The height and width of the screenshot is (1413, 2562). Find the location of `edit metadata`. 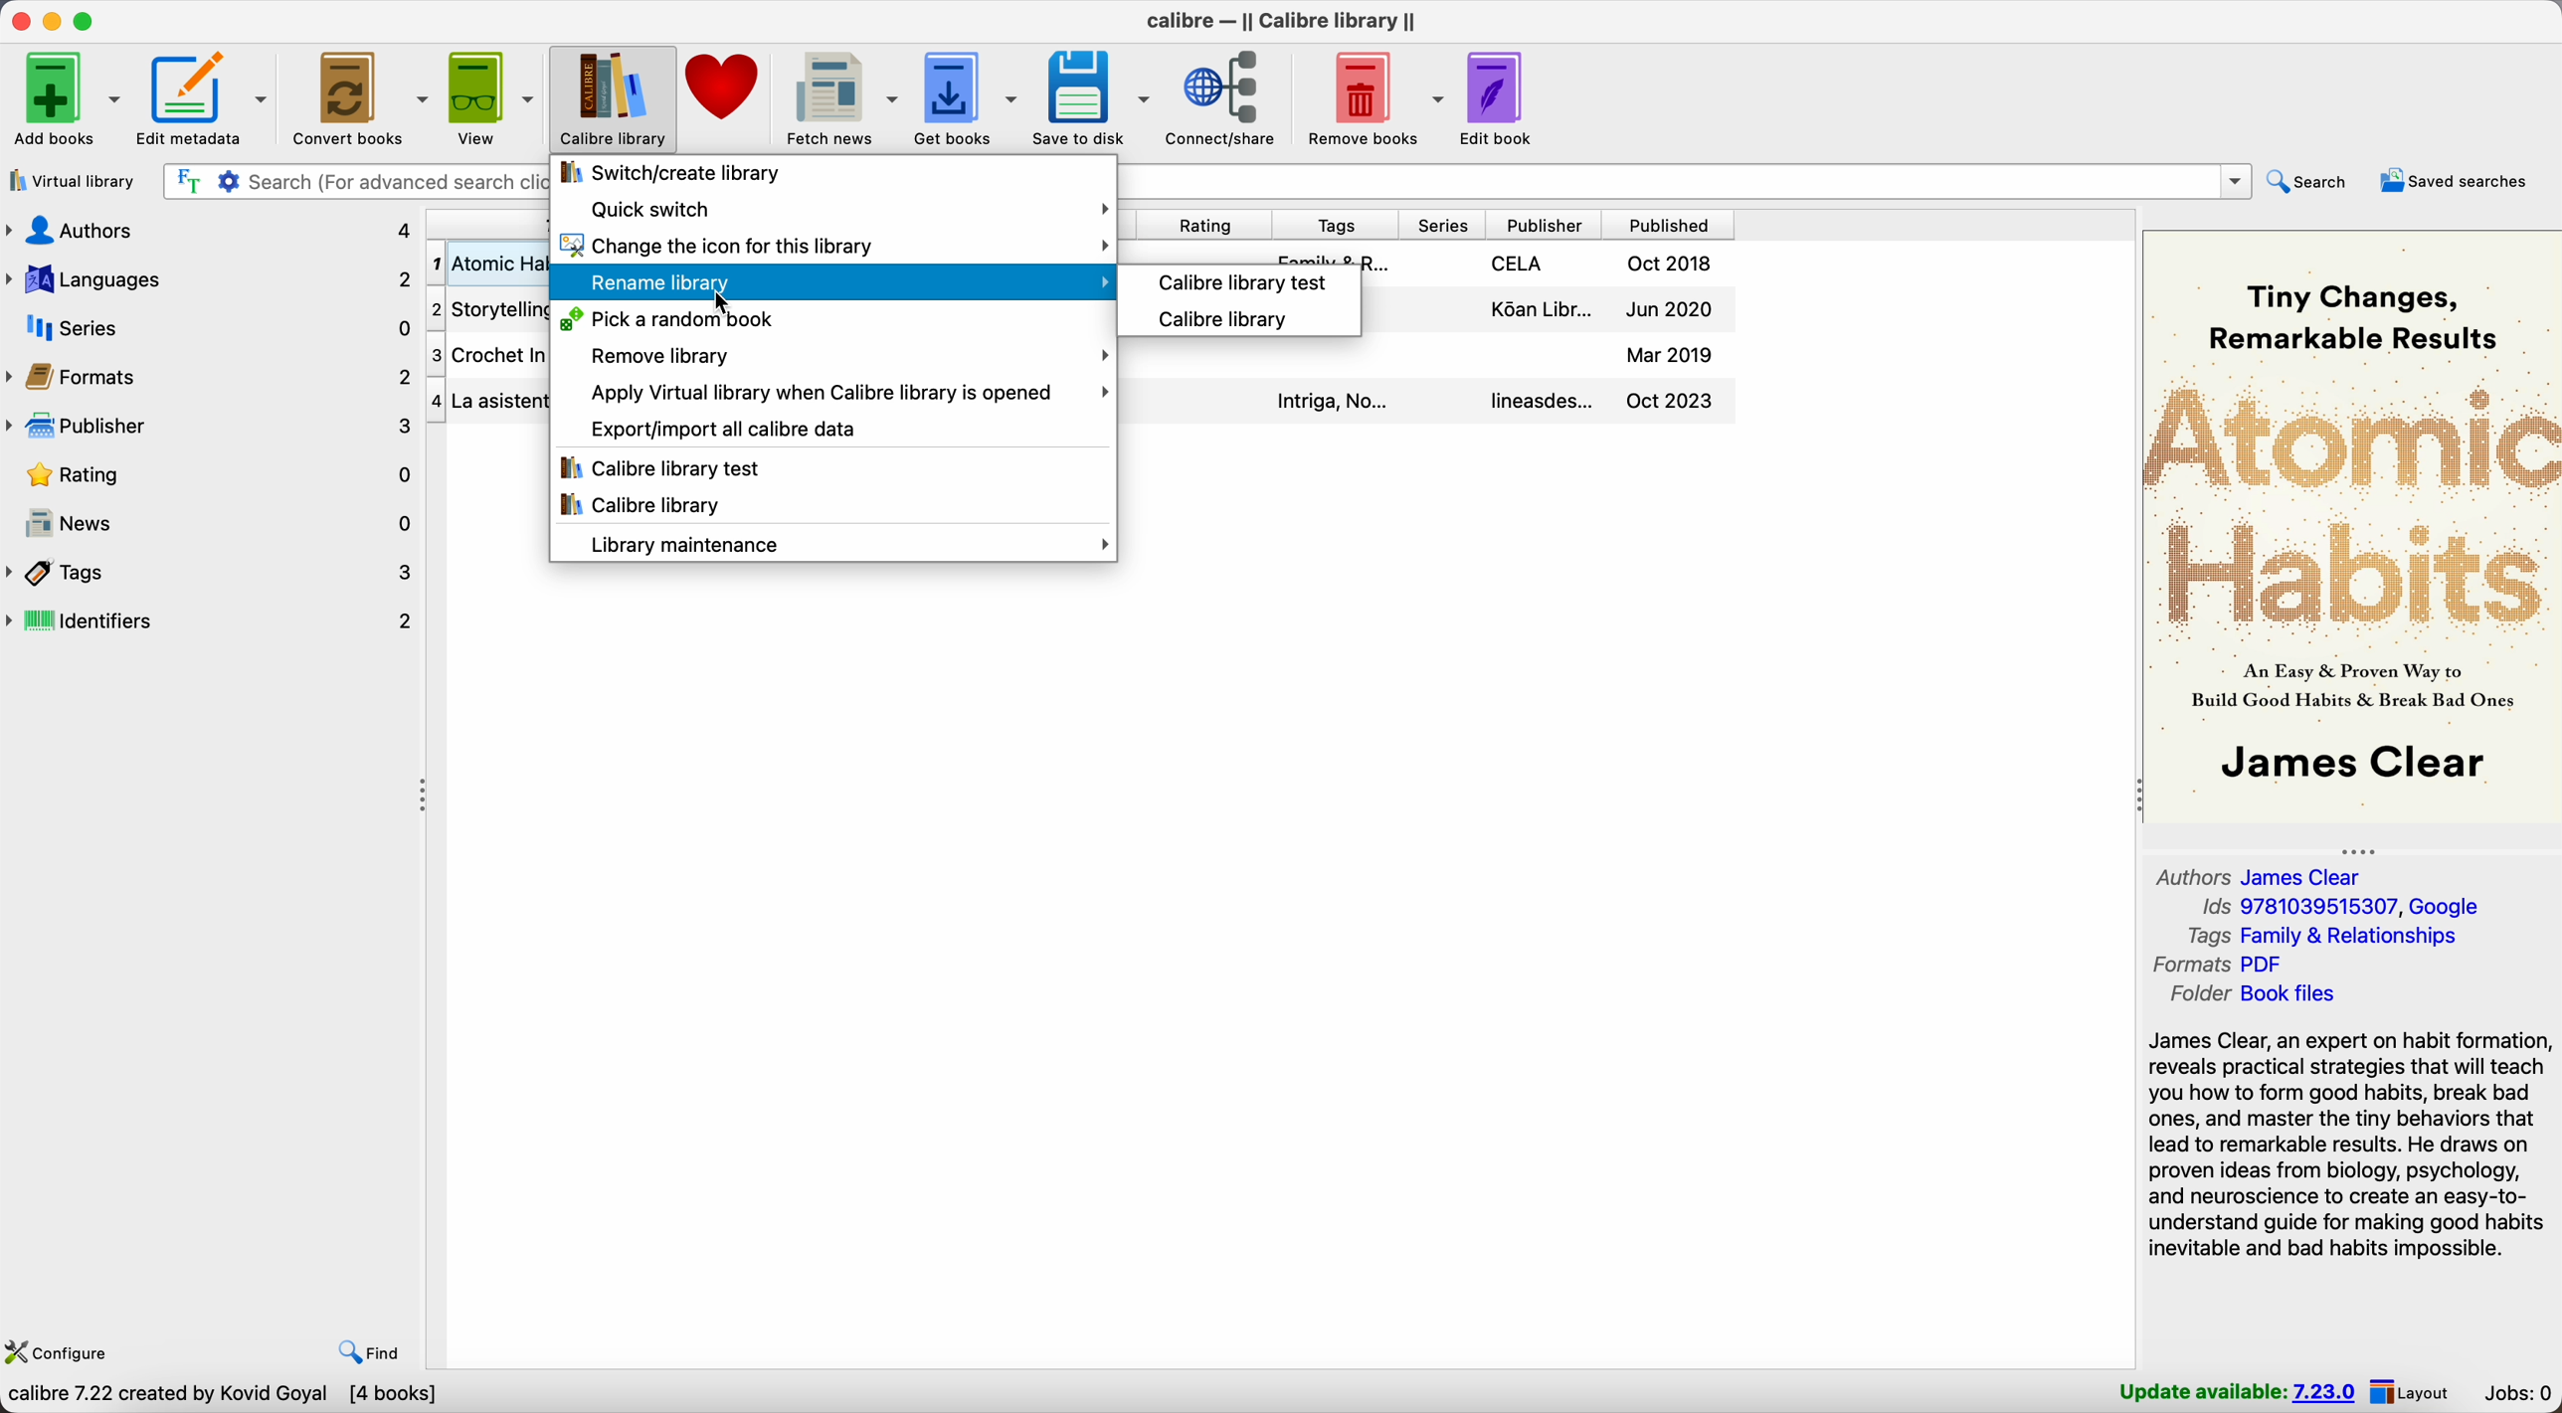

edit metadata is located at coordinates (205, 99).